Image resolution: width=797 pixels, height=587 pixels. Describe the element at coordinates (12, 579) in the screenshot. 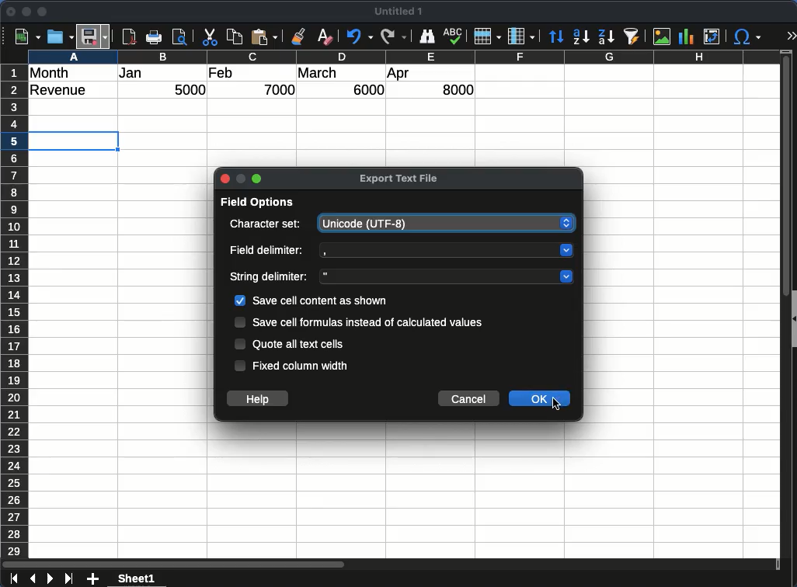

I see `first sheet` at that location.